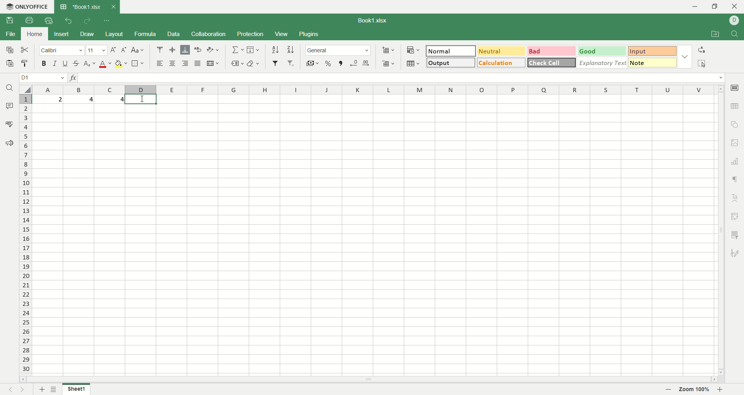  What do you see at coordinates (701, 50) in the screenshot?
I see `replace` at bounding box center [701, 50].